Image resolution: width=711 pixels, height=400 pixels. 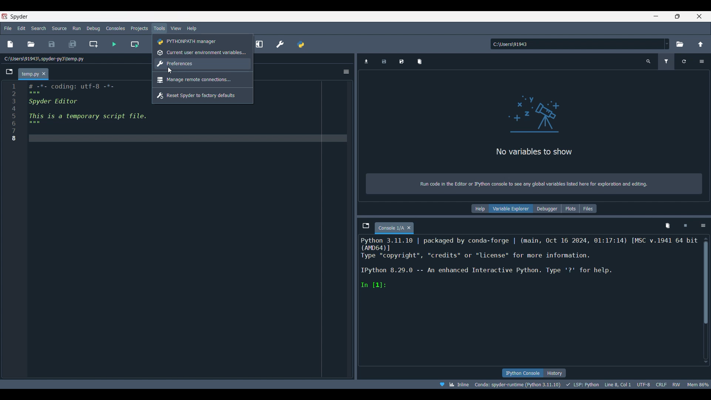 What do you see at coordinates (21, 29) in the screenshot?
I see `Edit menu` at bounding box center [21, 29].